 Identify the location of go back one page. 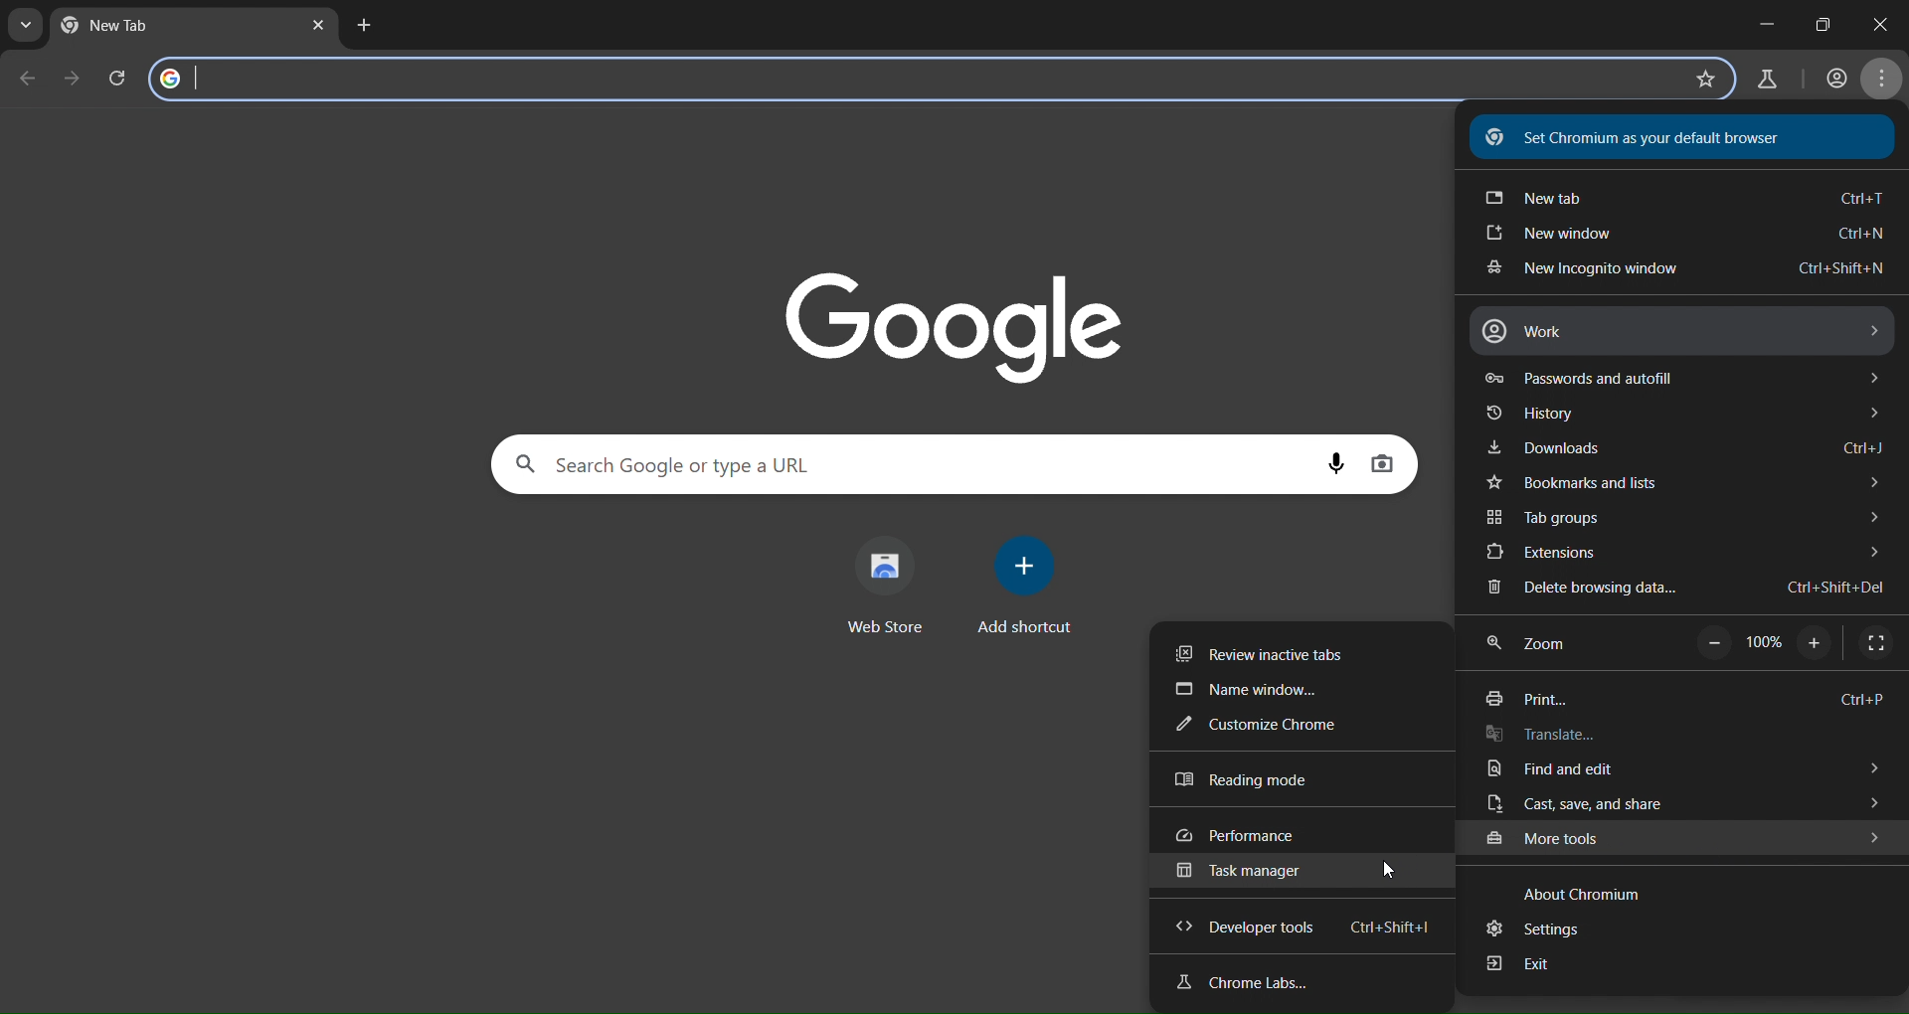
(28, 78).